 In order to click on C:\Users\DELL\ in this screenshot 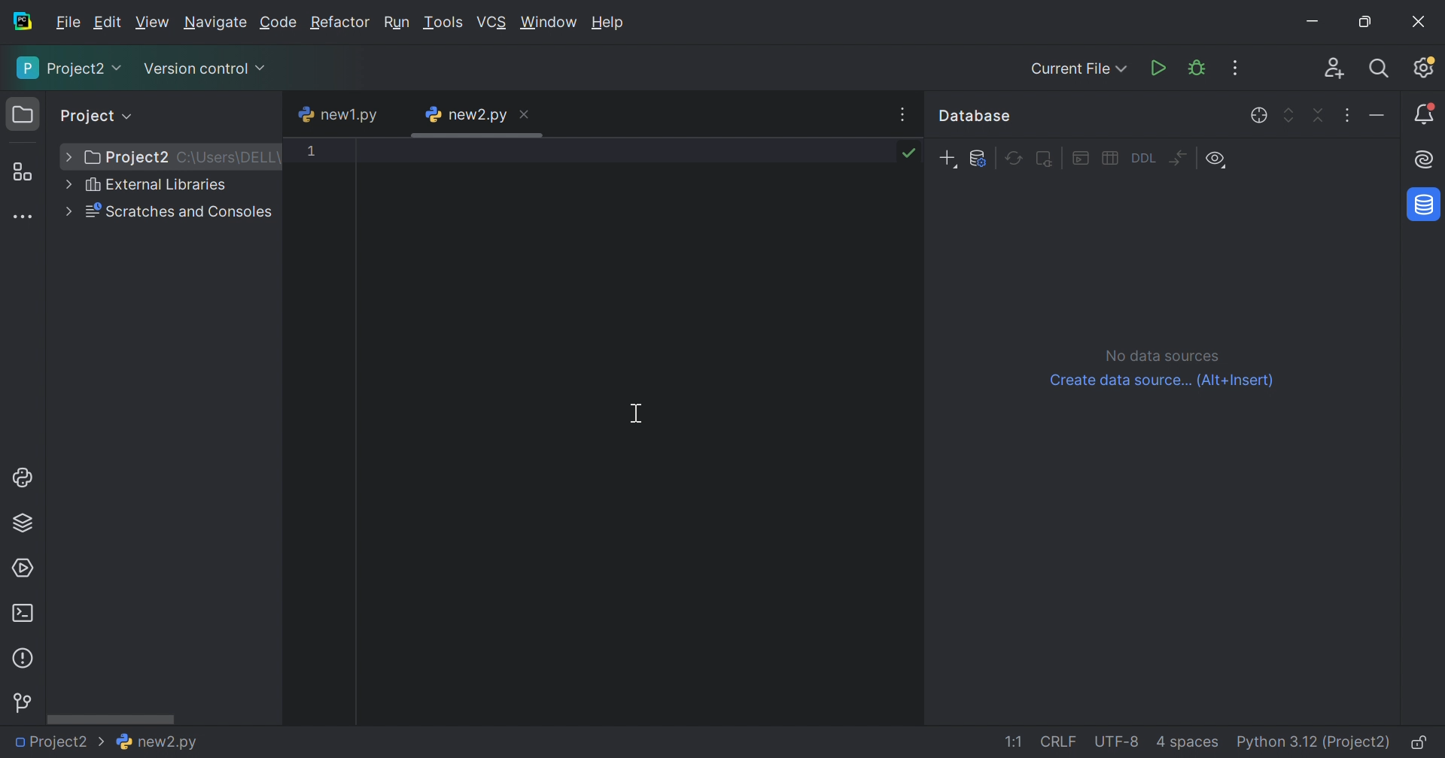, I will do `click(230, 156)`.